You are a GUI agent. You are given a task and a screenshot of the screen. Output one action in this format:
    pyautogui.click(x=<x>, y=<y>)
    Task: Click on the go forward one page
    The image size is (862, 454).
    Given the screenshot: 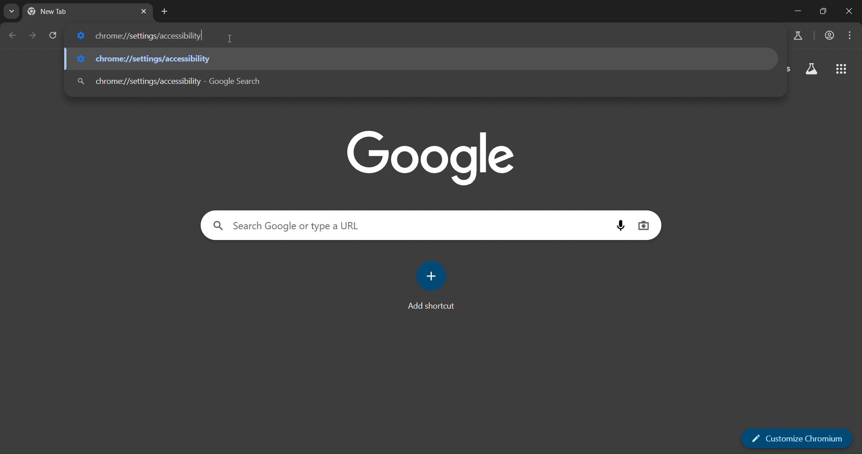 What is the action you would take?
    pyautogui.click(x=32, y=35)
    